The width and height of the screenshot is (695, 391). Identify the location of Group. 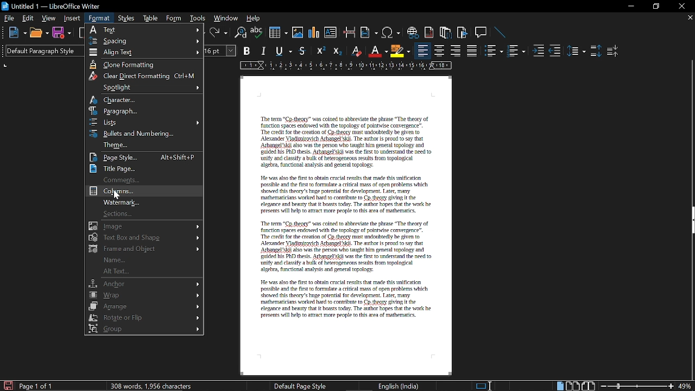
(143, 329).